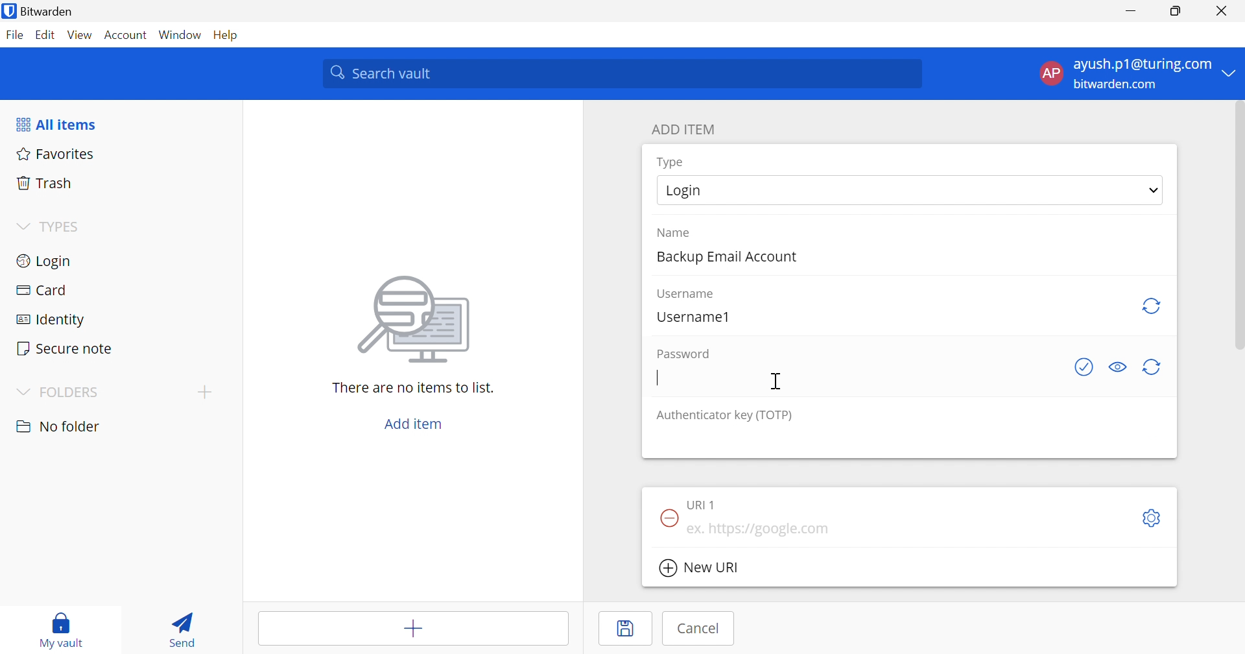  I want to click on Toggle visibility, so click(1116, 367).